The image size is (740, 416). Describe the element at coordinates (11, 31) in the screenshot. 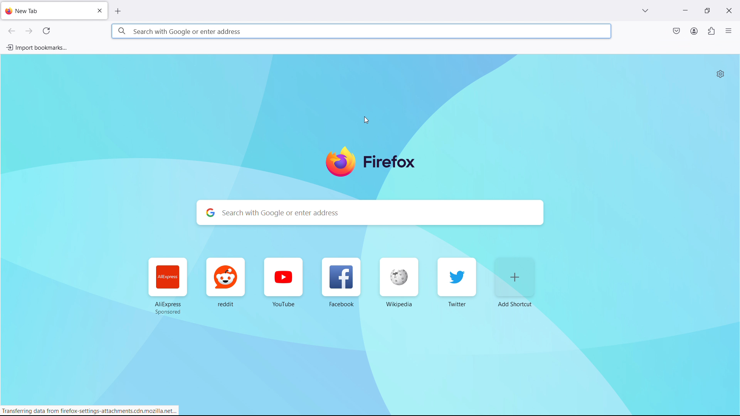

I see `go back one page, right click or pull down to show history` at that location.